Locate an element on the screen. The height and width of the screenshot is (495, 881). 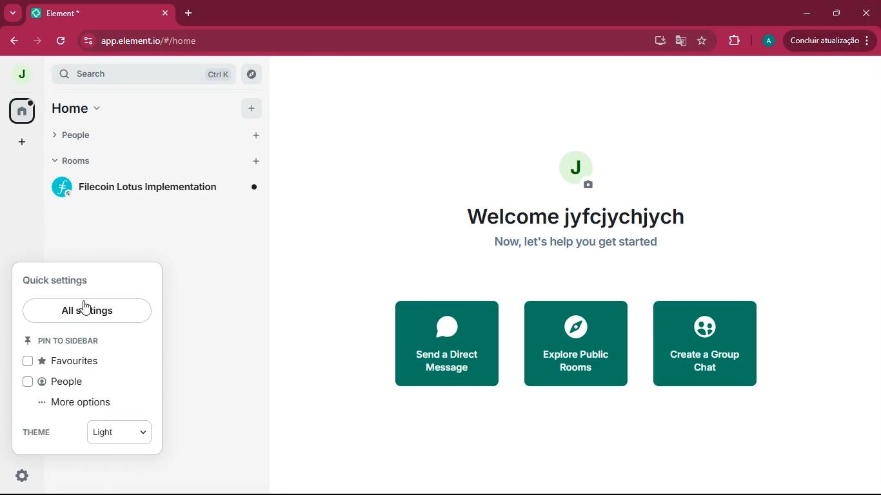
search is located at coordinates (150, 74).